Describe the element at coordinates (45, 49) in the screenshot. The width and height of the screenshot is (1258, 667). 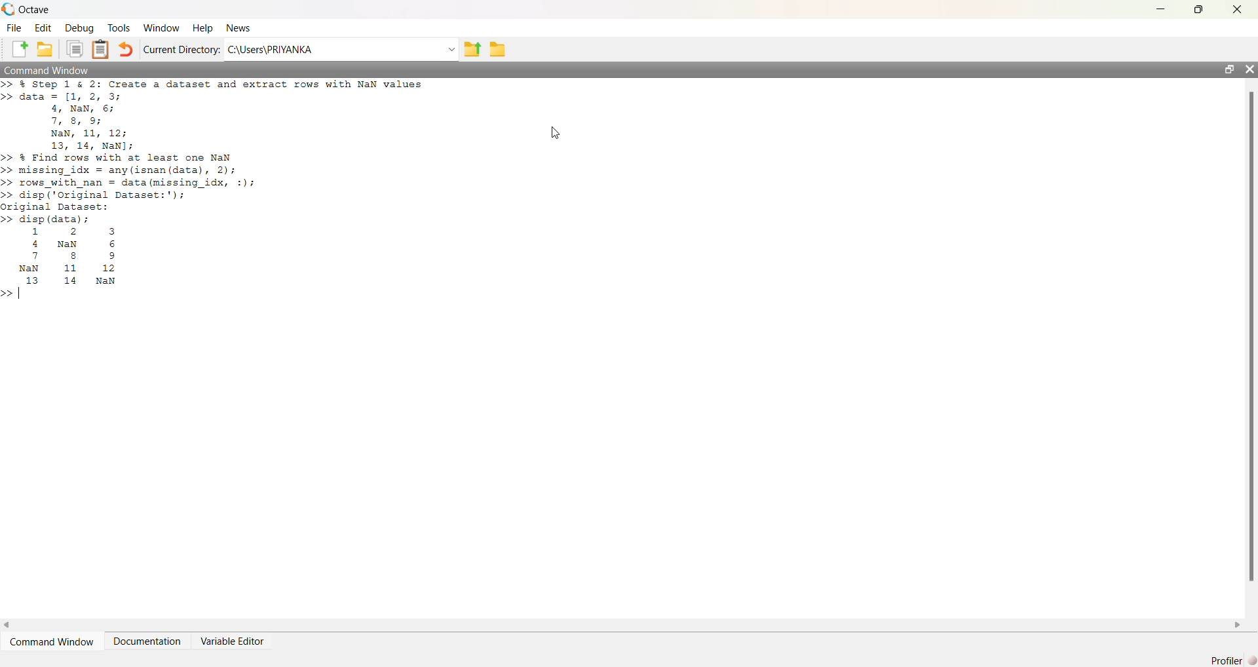
I see `New Folder` at that location.